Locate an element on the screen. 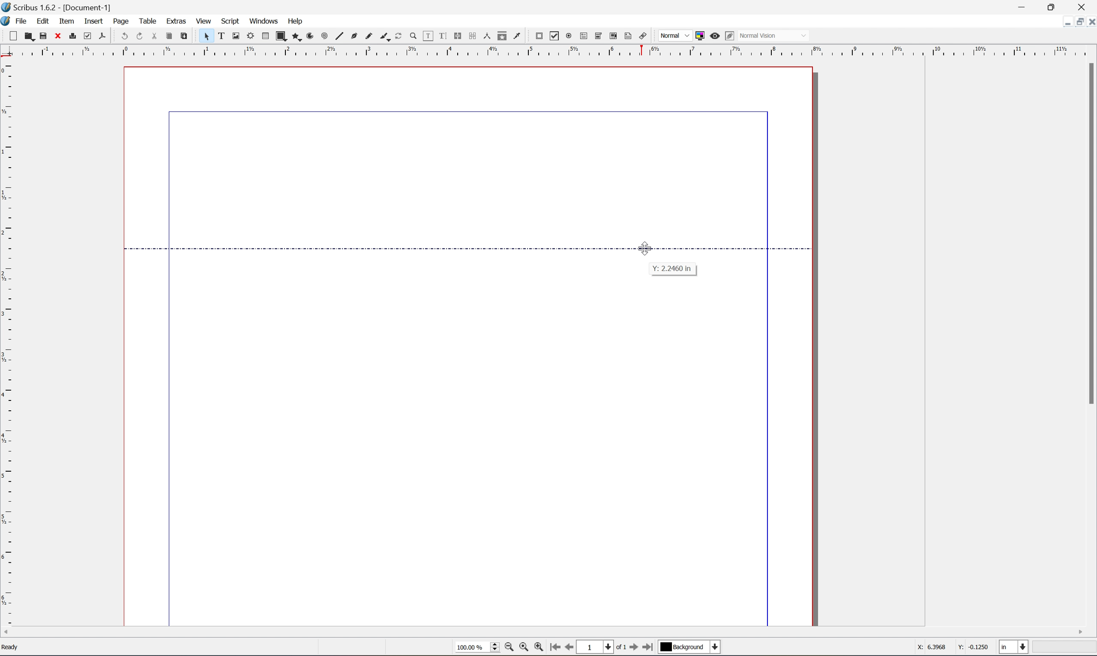 This screenshot has width=1097, height=656. edit is located at coordinates (40, 20).